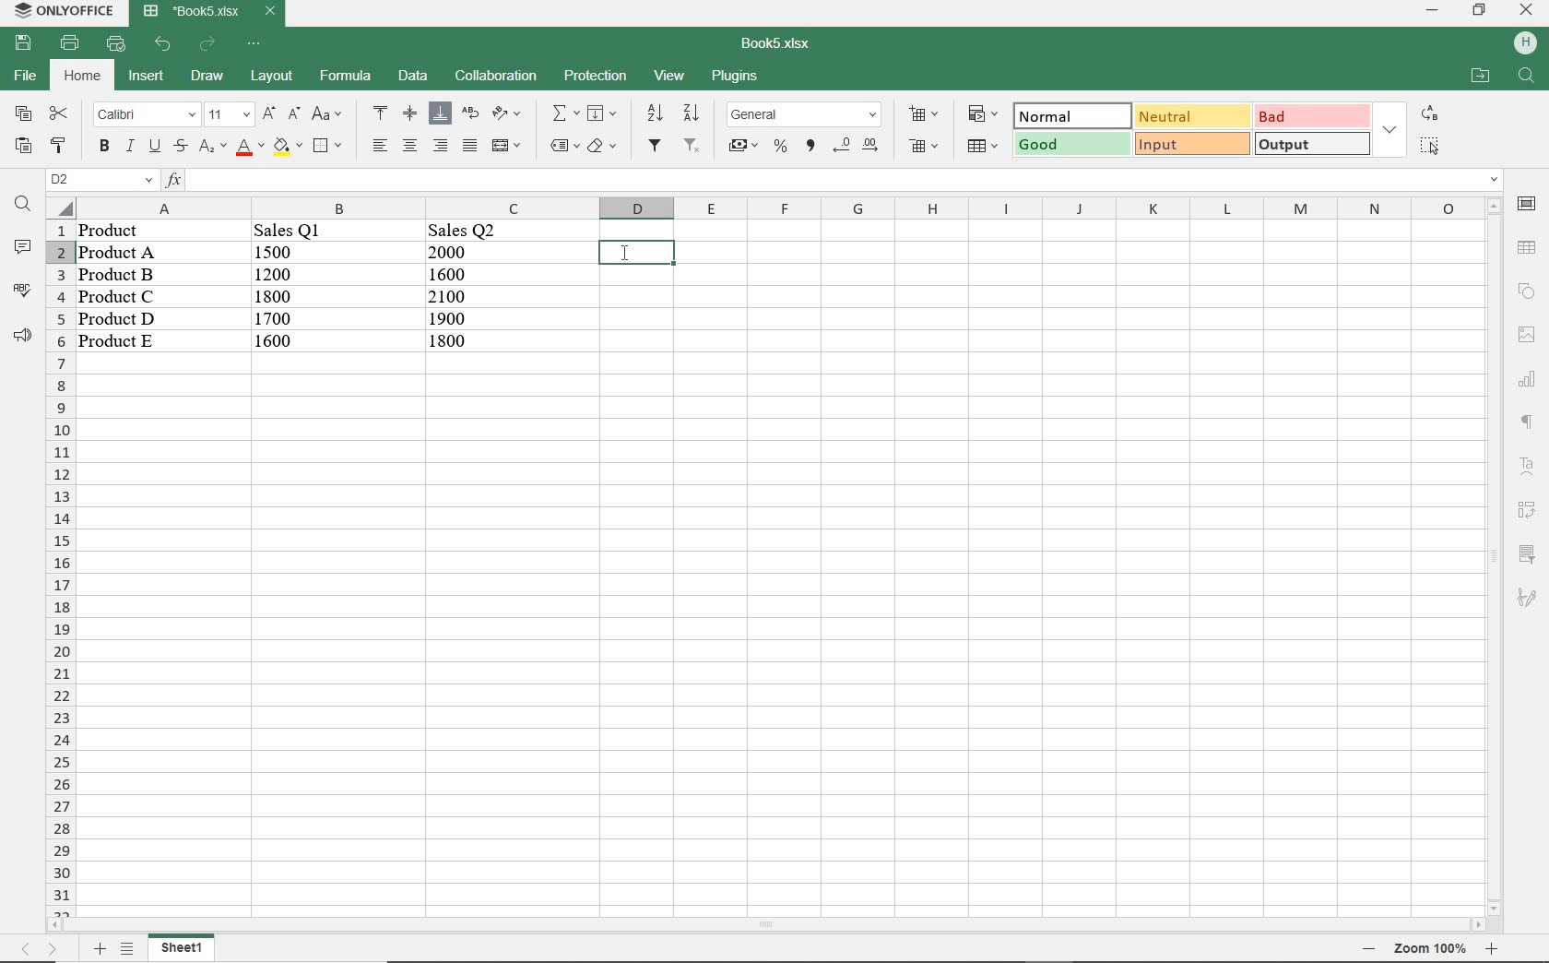 The image size is (1549, 963). What do you see at coordinates (292, 113) in the screenshot?
I see `decrement font size` at bounding box center [292, 113].